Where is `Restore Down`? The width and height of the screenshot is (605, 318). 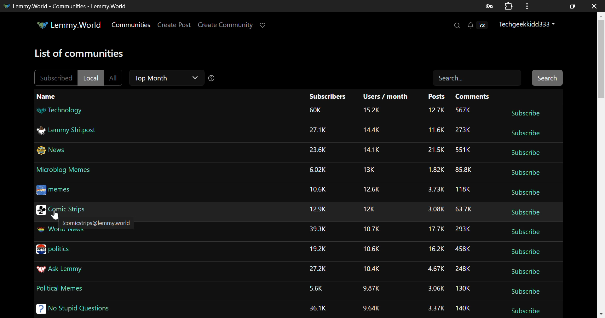 Restore Down is located at coordinates (551, 5).